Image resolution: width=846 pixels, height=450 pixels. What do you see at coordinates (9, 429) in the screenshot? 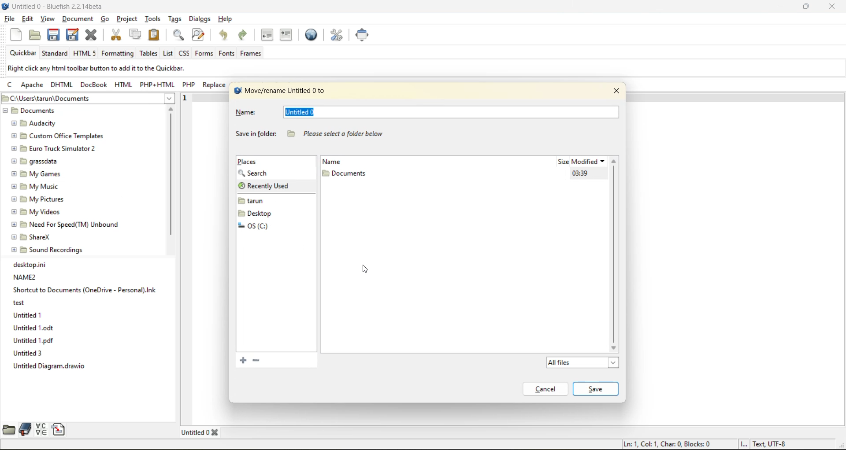
I see `file browser` at bounding box center [9, 429].